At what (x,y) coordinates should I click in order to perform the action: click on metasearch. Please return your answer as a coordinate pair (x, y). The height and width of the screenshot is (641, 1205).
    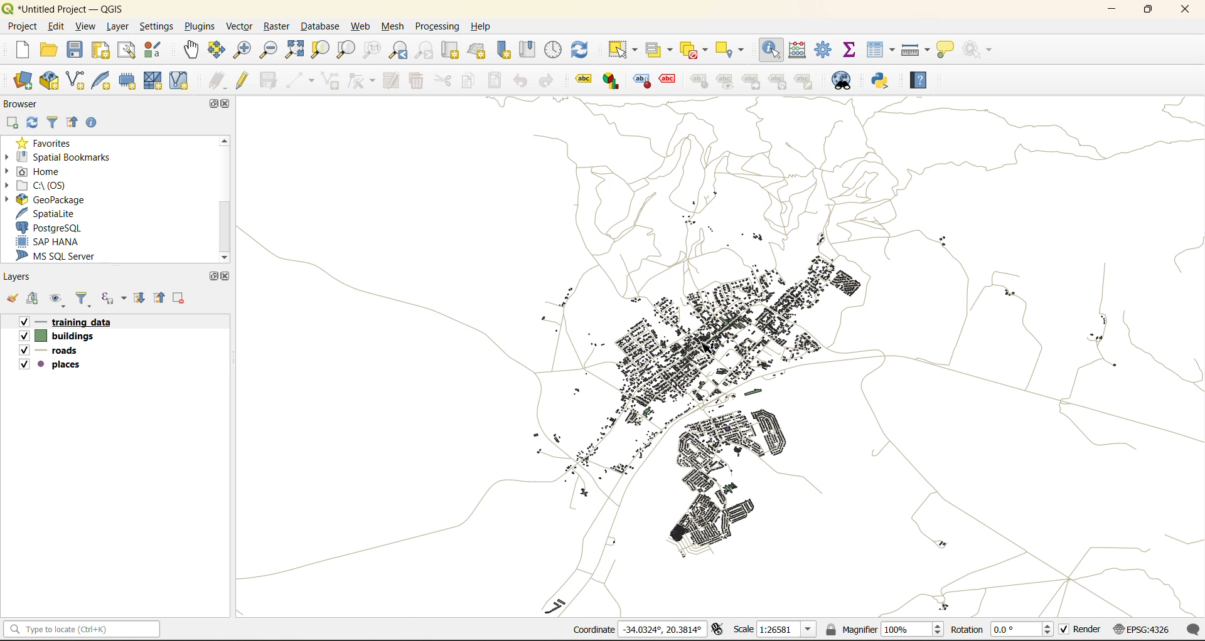
    Looking at the image, I should click on (847, 83).